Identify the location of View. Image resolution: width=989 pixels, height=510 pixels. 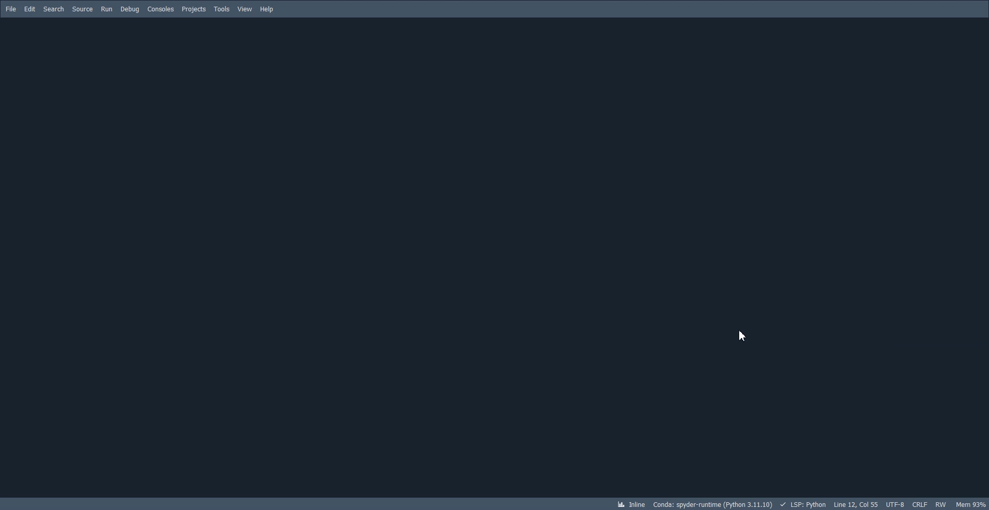
(245, 8).